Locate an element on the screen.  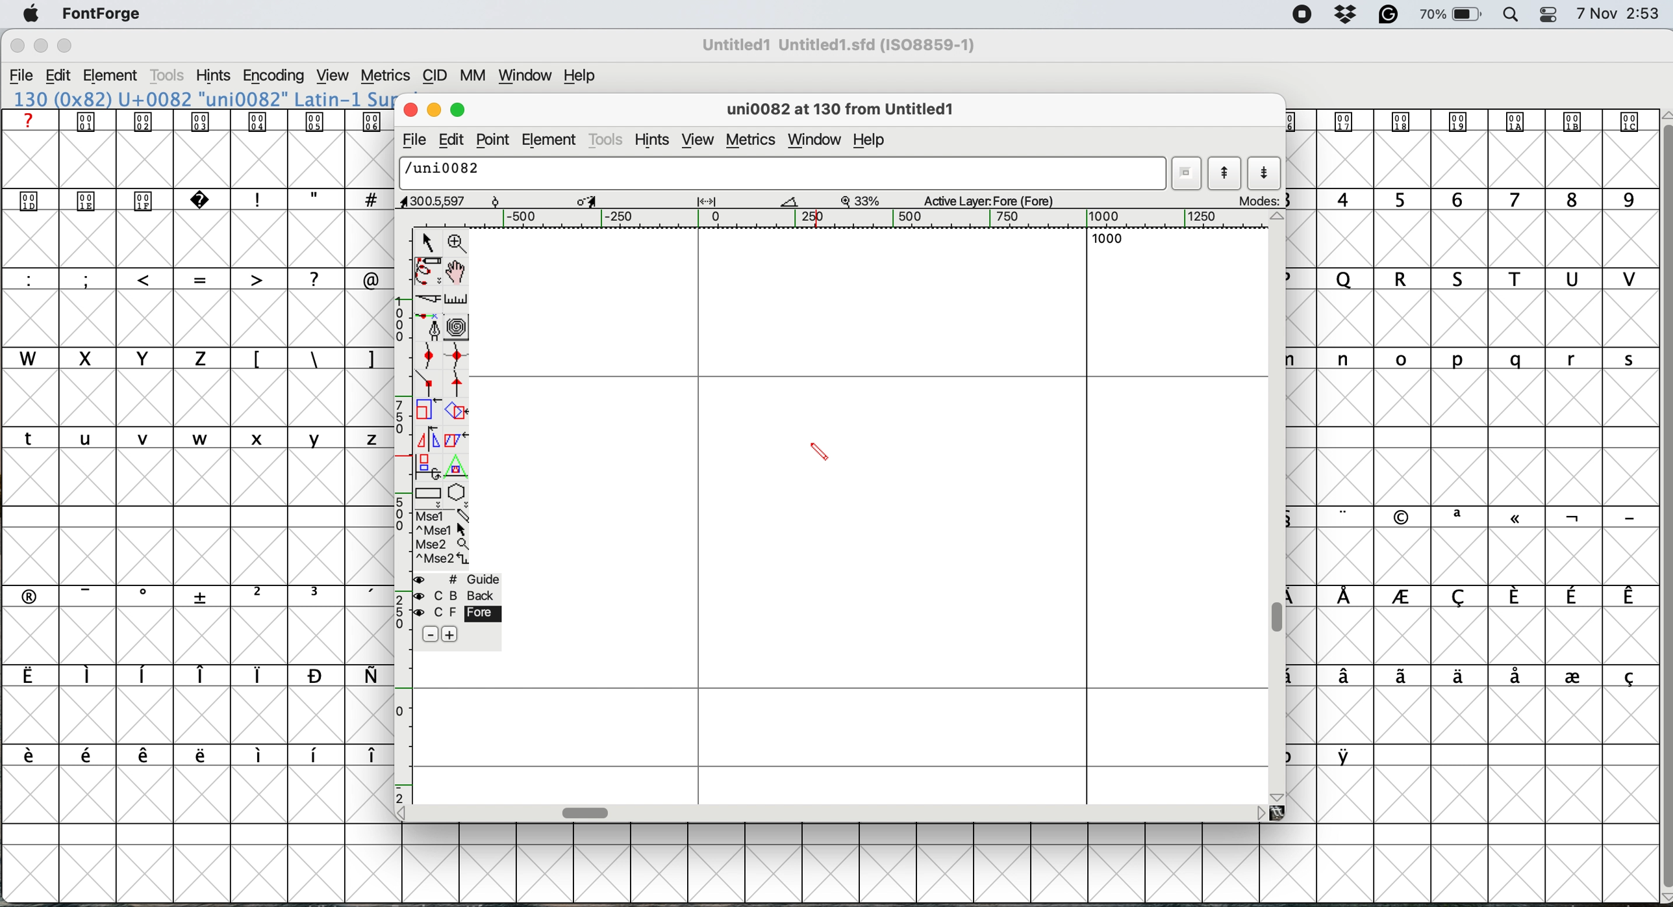
grammarly is located at coordinates (1389, 14).